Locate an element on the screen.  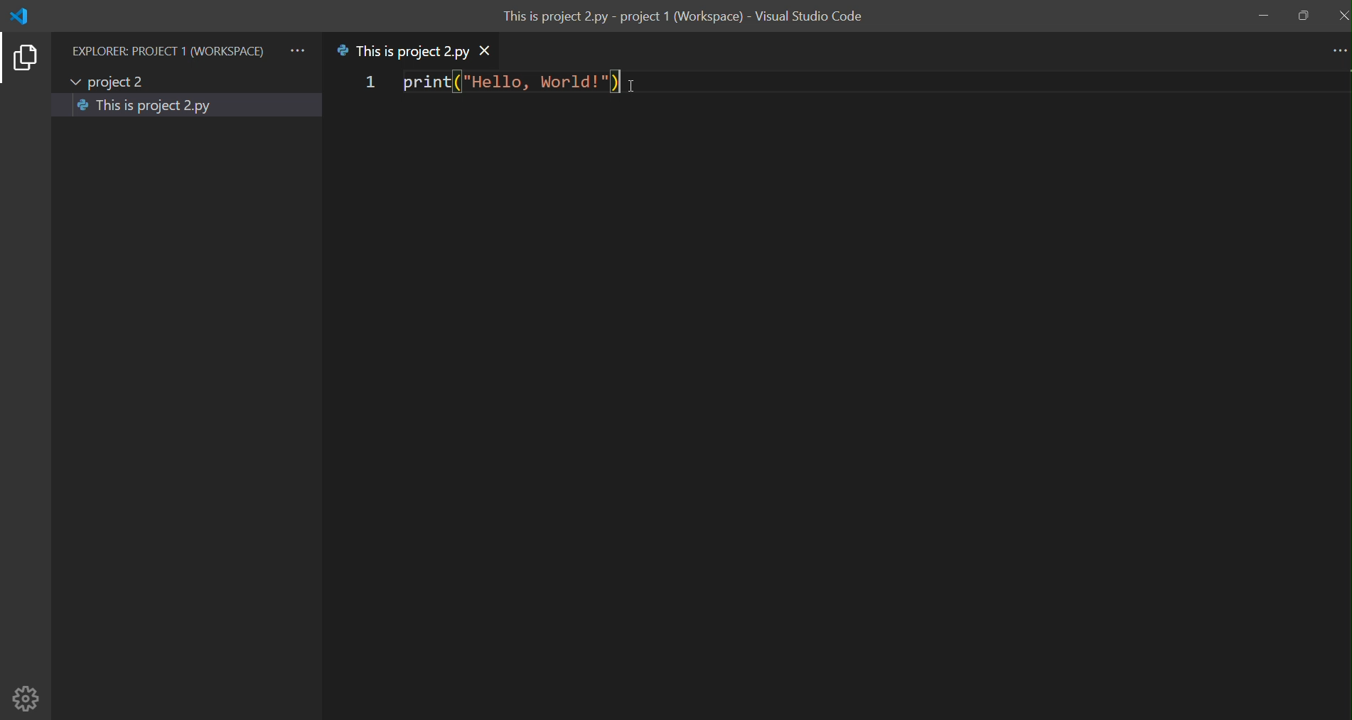
manage is located at coordinates (27, 698).